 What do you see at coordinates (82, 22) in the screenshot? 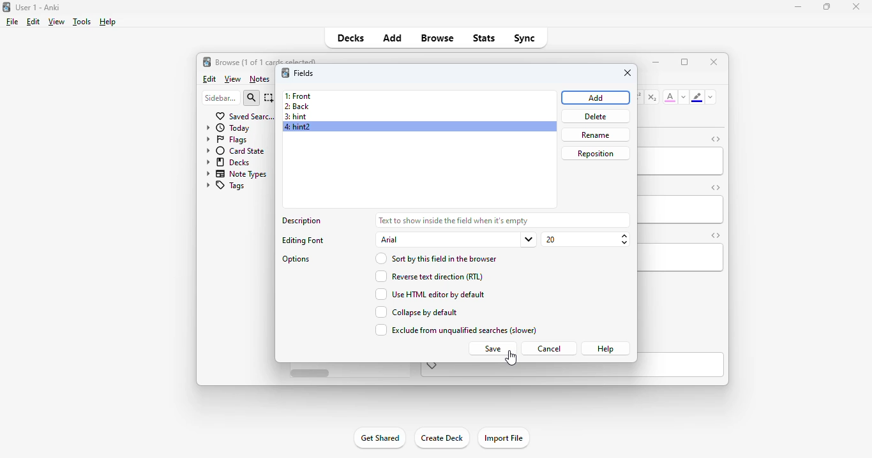
I see `tools` at bounding box center [82, 22].